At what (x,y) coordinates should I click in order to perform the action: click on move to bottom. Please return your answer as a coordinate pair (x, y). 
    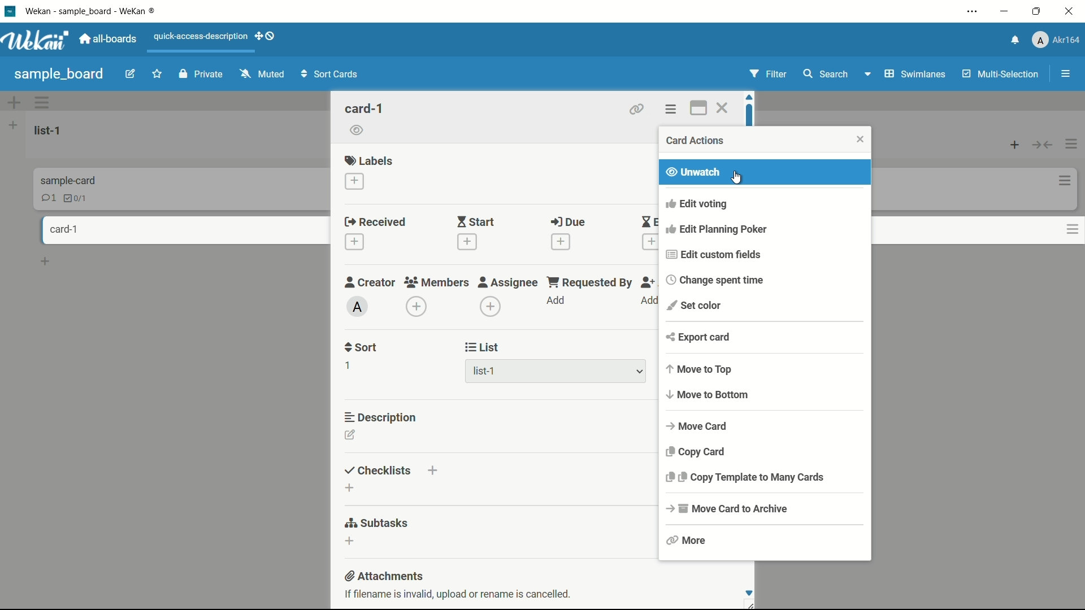
    Looking at the image, I should click on (710, 394).